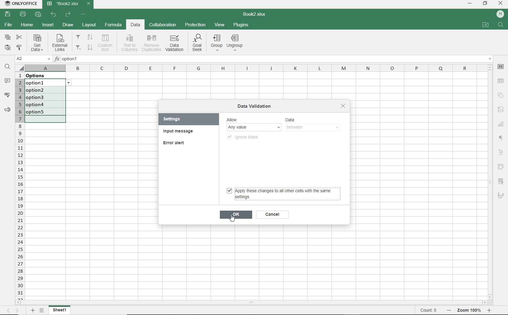  I want to click on NAME MANAGER, so click(33, 59).